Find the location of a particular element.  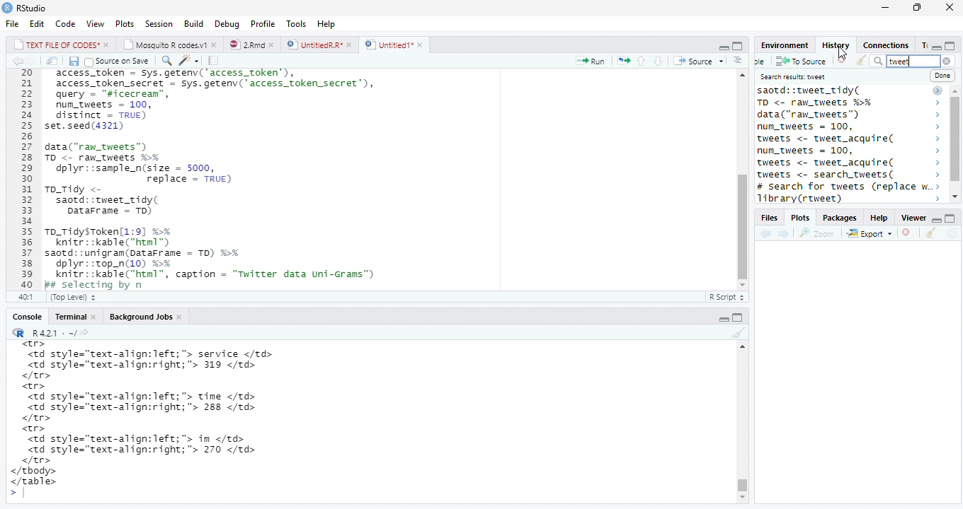

up/down source is located at coordinates (658, 60).